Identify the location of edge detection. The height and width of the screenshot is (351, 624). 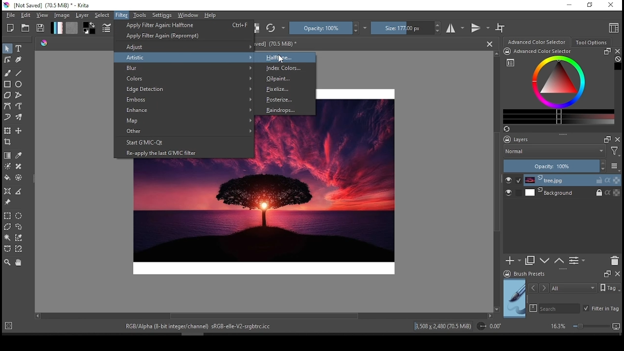
(185, 89).